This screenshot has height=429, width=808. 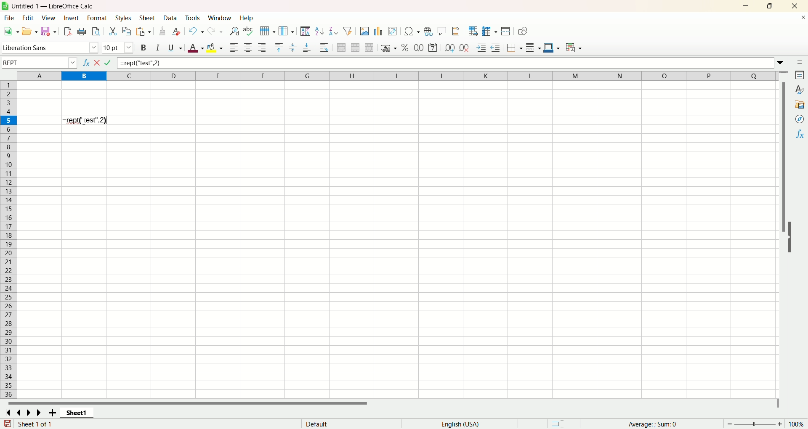 I want to click on edit, so click(x=27, y=17).